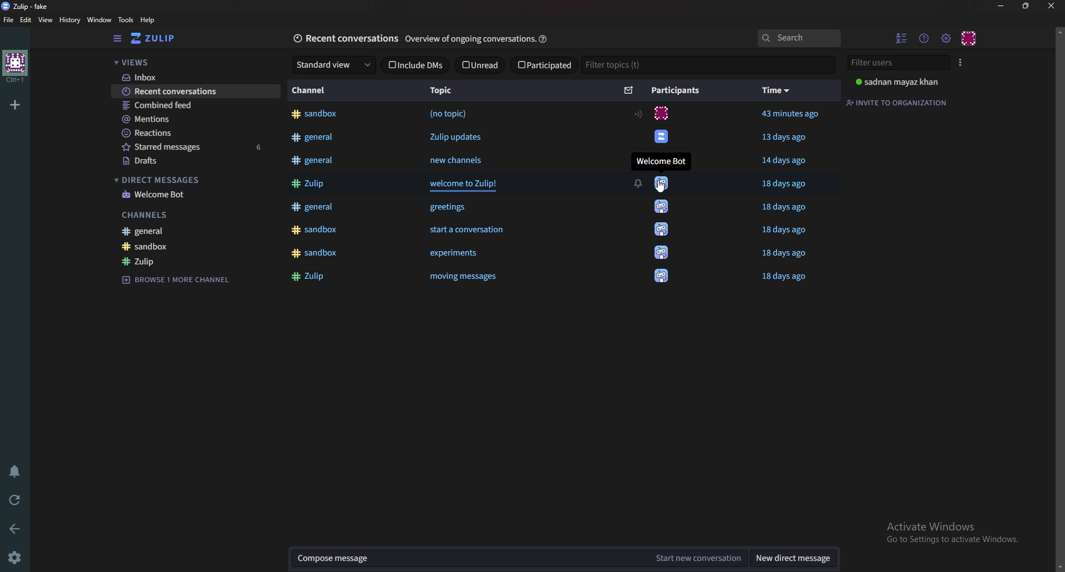  What do you see at coordinates (315, 113) in the screenshot?
I see `#sandbox` at bounding box center [315, 113].